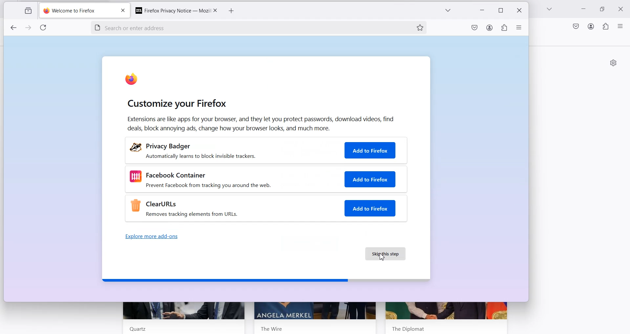  Describe the element at coordinates (136, 177) in the screenshot. I see `image` at that location.